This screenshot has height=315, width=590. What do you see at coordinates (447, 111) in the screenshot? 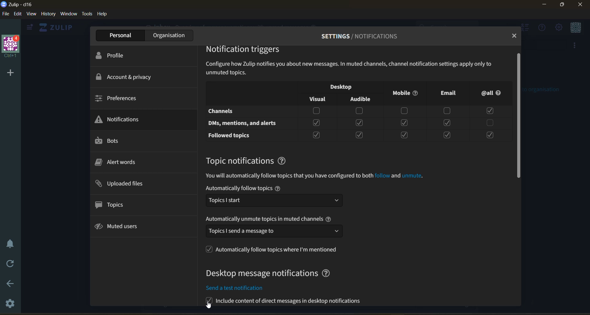
I see `Checkbox` at bounding box center [447, 111].